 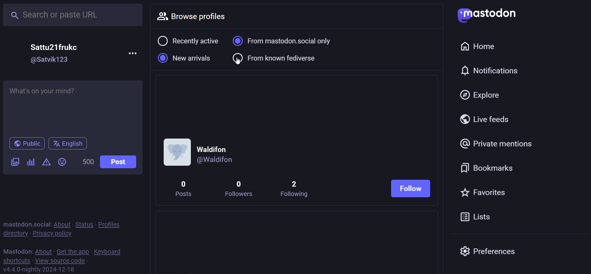 I want to click on emoji, so click(x=62, y=162).